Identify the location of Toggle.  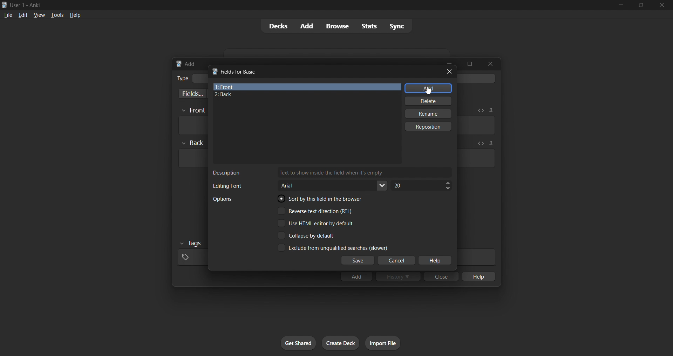
(322, 198).